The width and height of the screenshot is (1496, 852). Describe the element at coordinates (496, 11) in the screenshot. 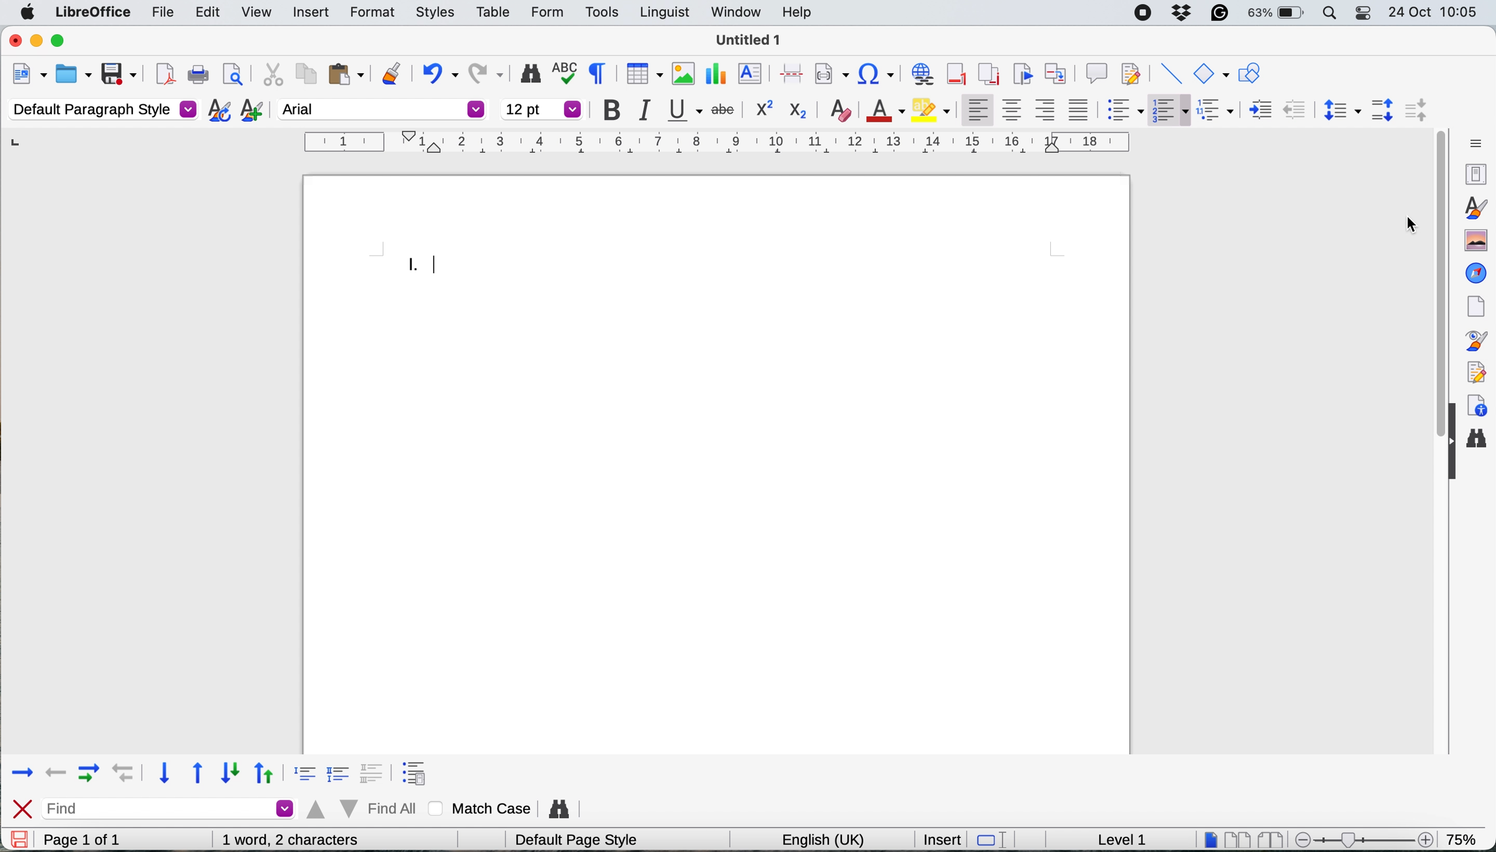

I see `table` at that location.